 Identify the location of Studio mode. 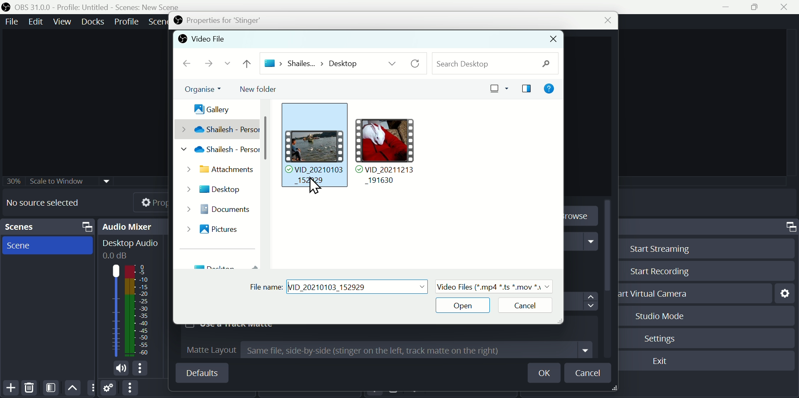
(657, 316).